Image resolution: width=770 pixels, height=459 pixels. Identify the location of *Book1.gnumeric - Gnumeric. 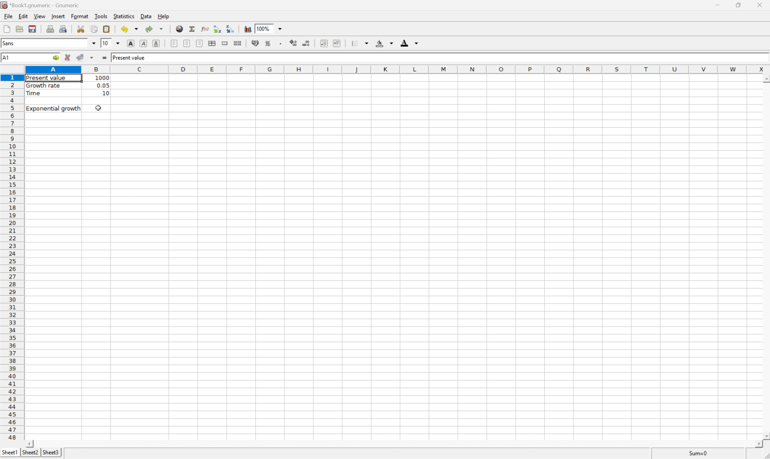
(42, 5).